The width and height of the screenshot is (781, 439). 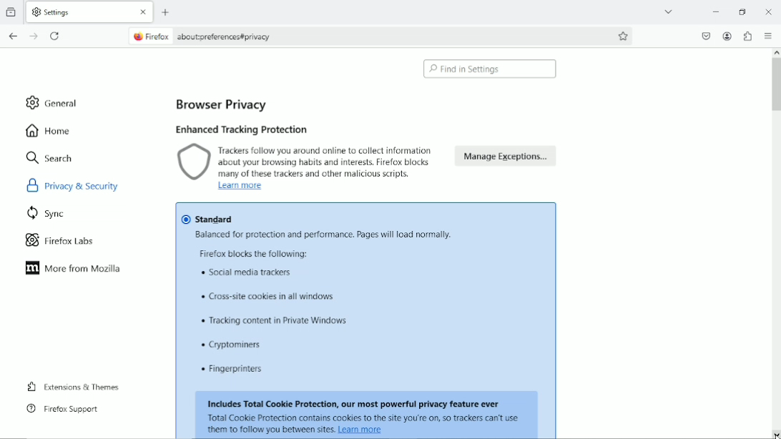 What do you see at coordinates (74, 268) in the screenshot?
I see `more from mozilla` at bounding box center [74, 268].